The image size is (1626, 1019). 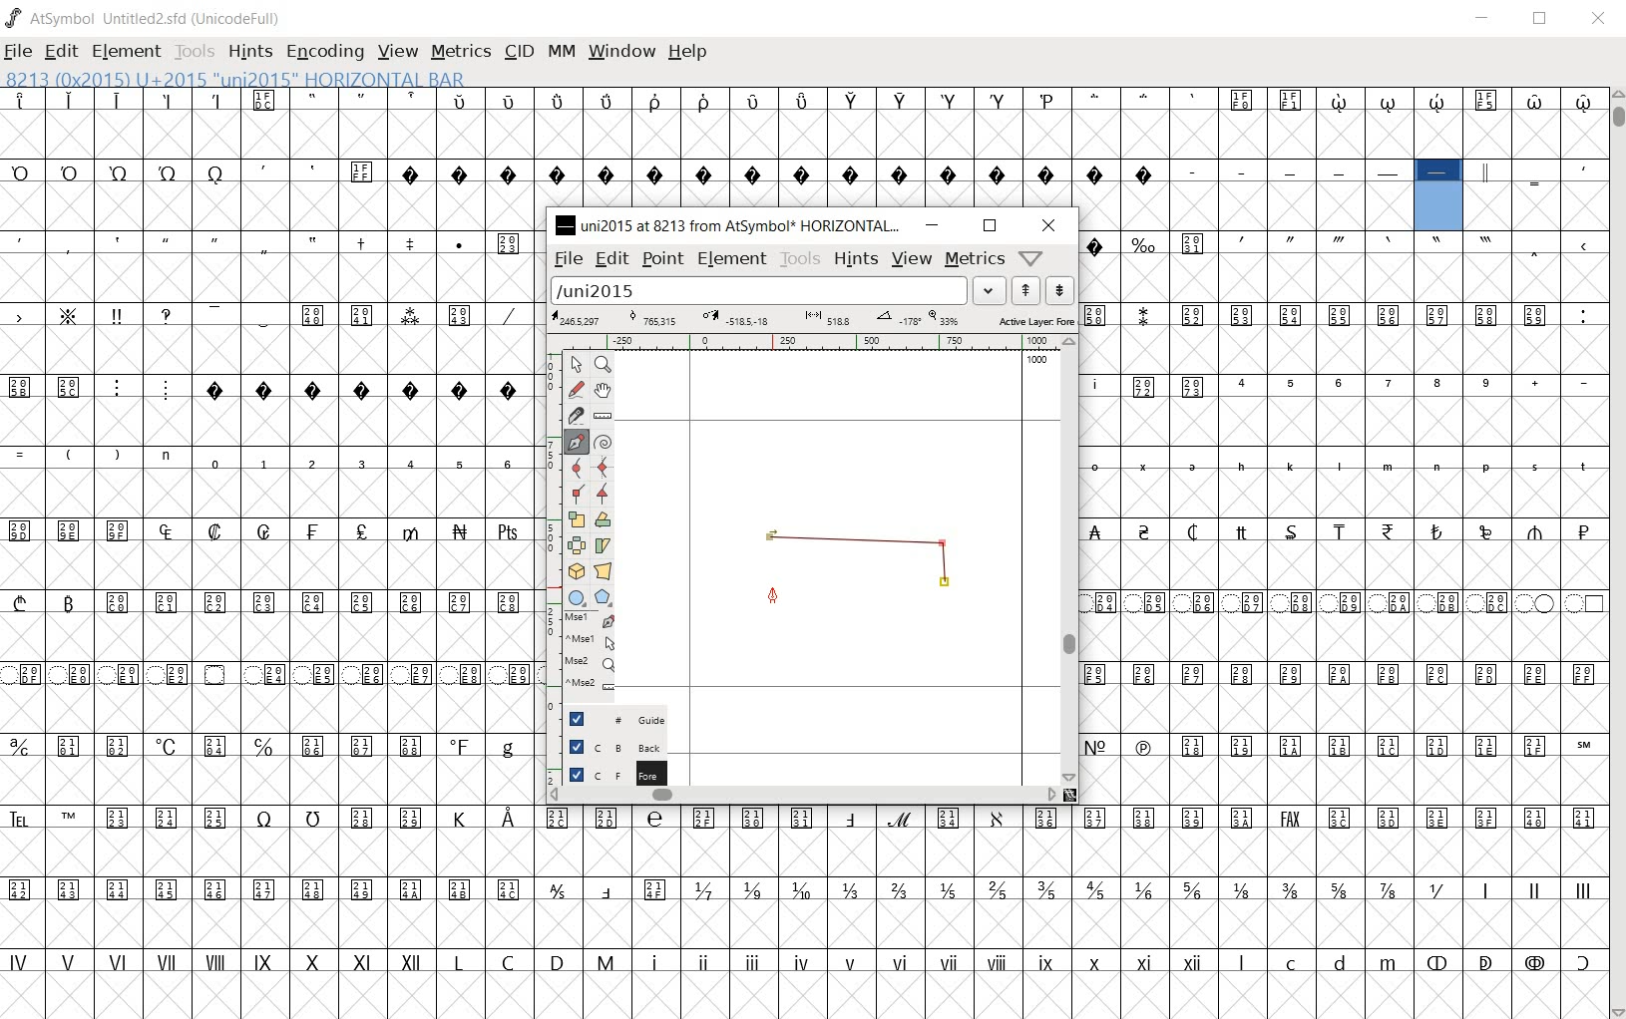 I want to click on POINTER, so click(x=578, y=366).